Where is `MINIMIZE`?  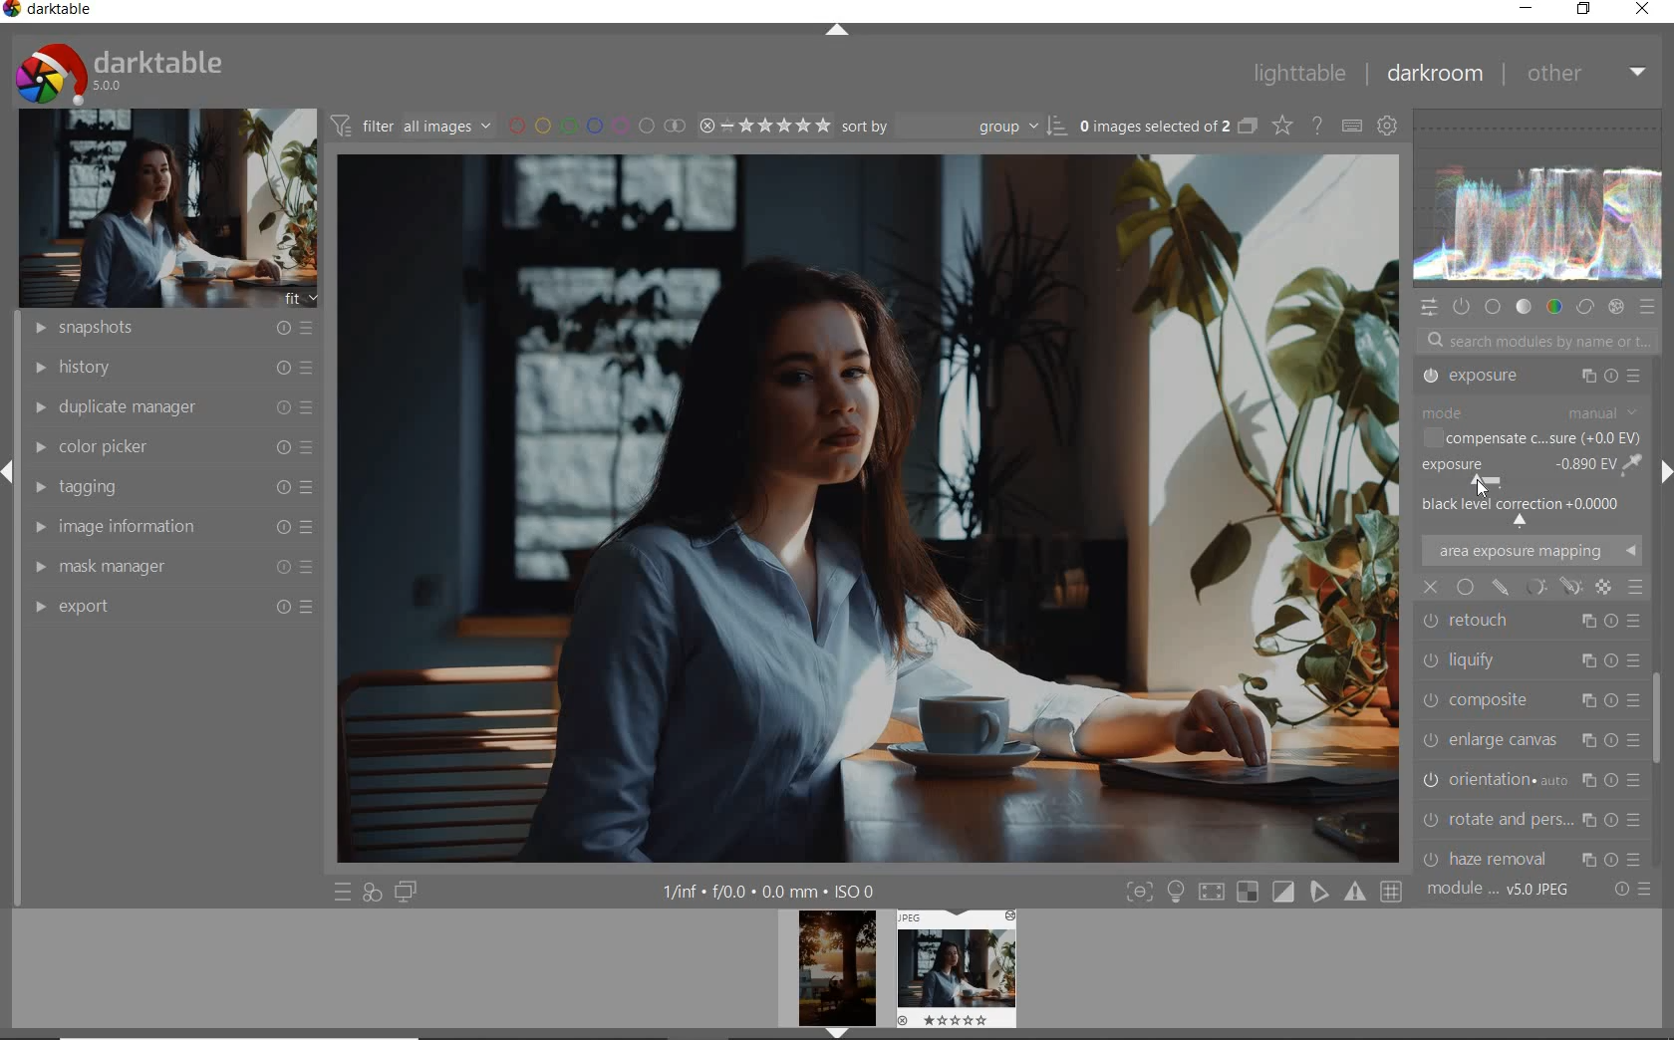
MINIMIZE is located at coordinates (1523, 8).